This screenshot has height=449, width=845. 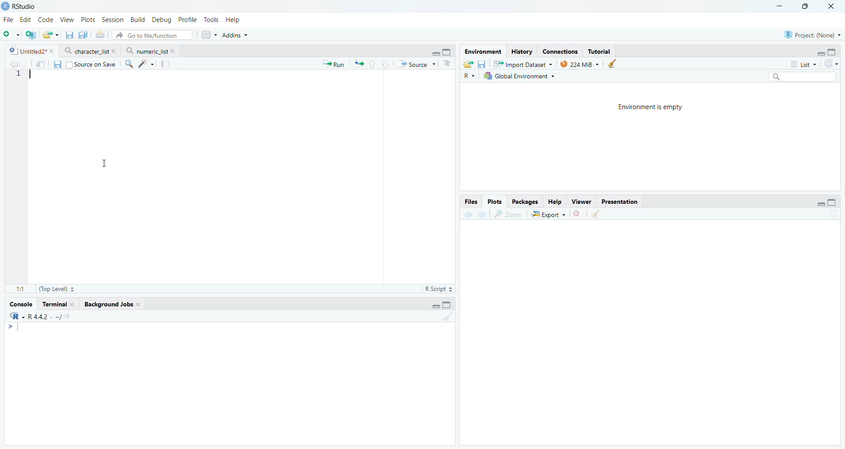 I want to click on Go to previous source location, so click(x=12, y=64).